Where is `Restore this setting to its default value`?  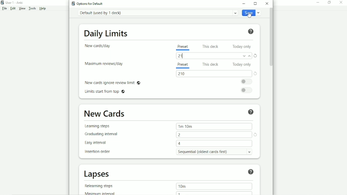
Restore this setting to its default value is located at coordinates (256, 135).